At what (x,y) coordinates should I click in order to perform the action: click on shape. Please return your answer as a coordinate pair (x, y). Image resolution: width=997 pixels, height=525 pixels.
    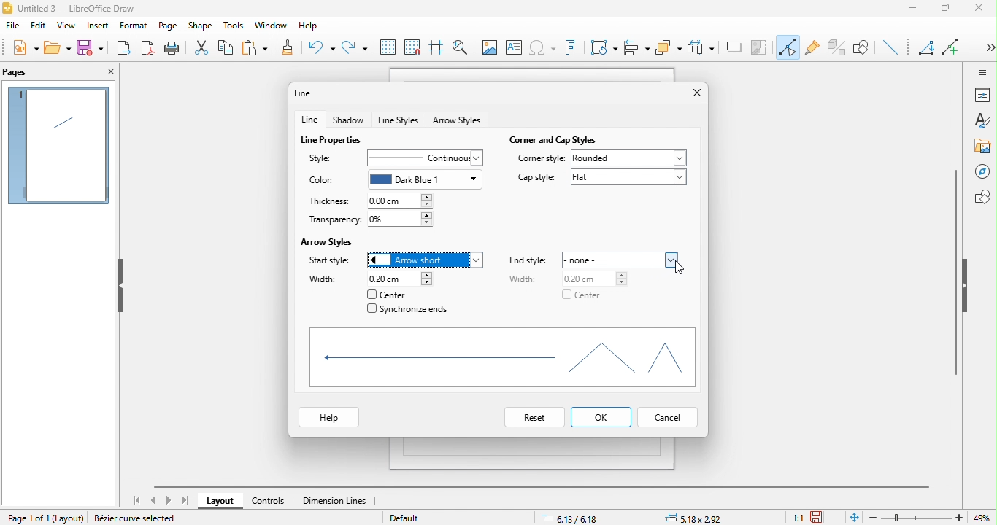
    Looking at the image, I should click on (201, 26).